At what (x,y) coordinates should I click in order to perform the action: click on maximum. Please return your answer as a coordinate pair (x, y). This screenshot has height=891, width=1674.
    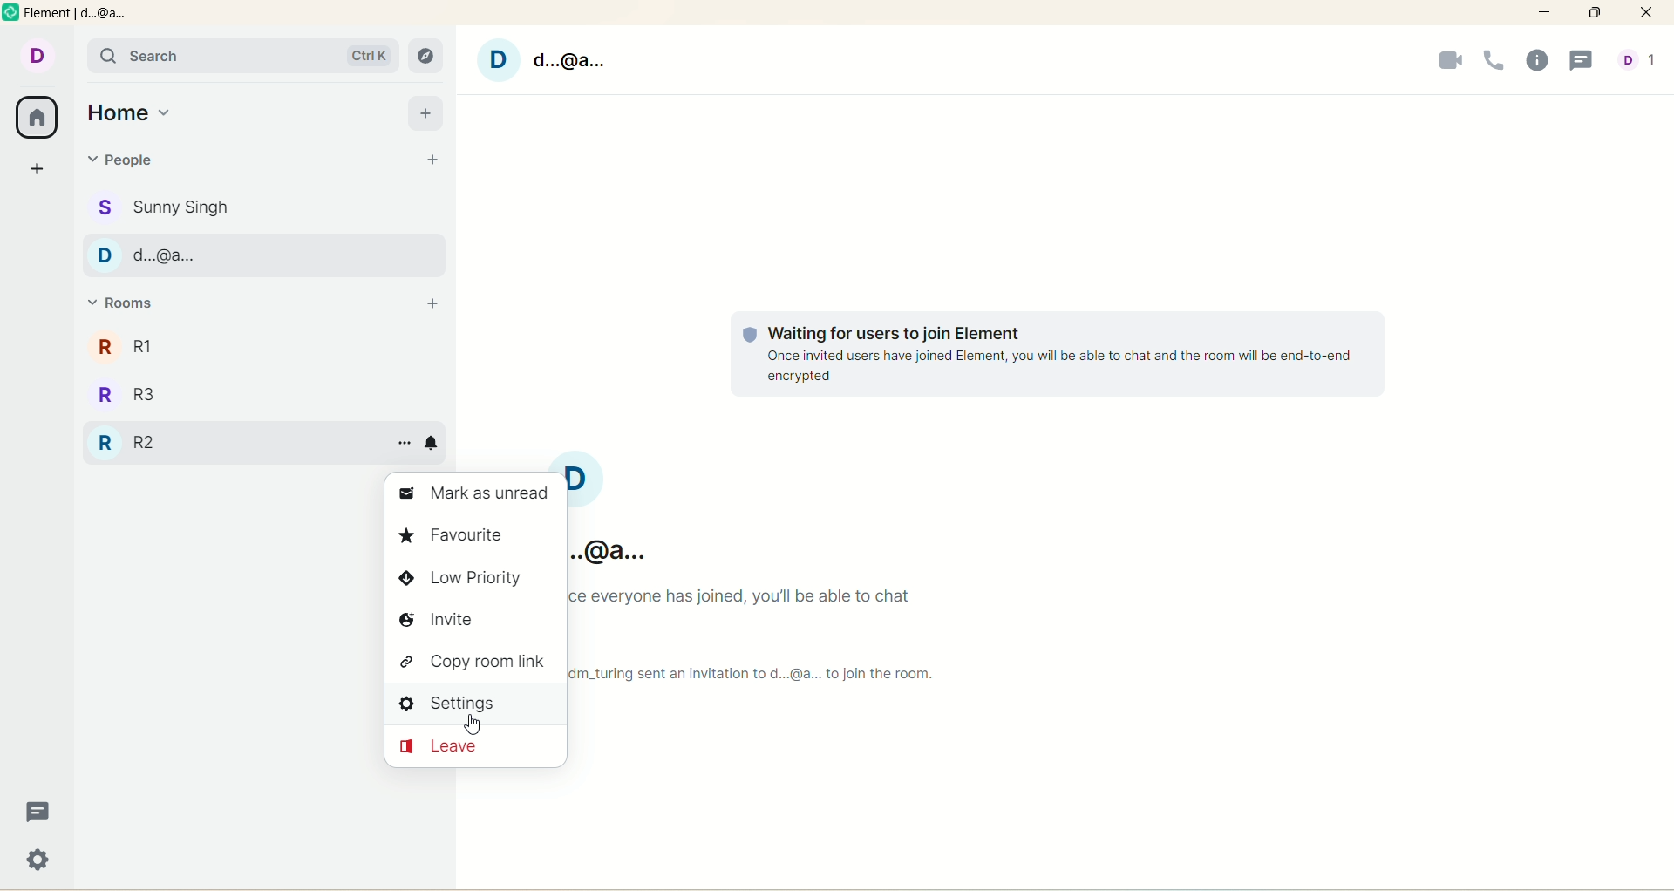
    Looking at the image, I should click on (1595, 13).